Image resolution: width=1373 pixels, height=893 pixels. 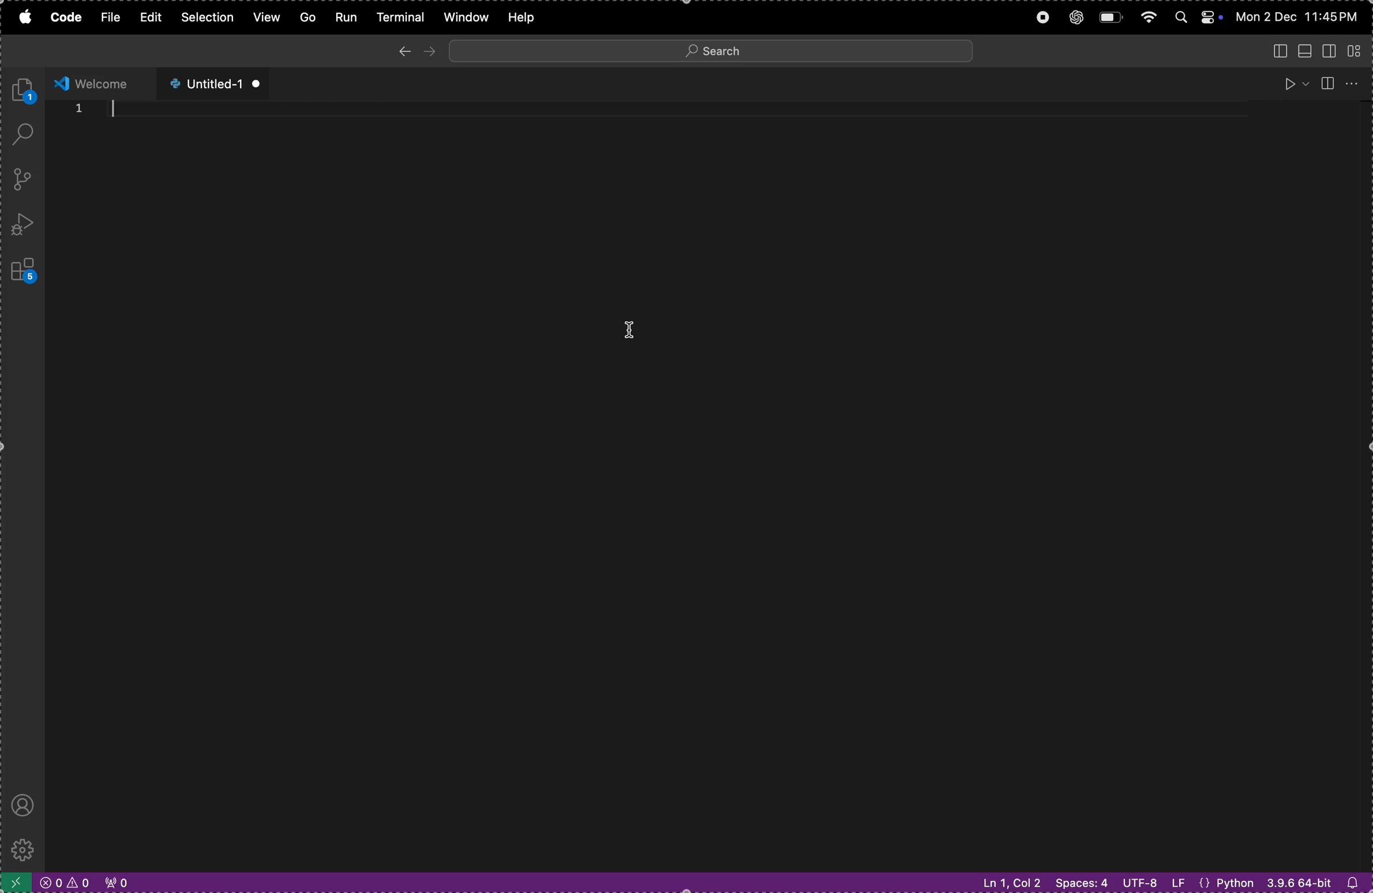 What do you see at coordinates (430, 50) in the screenshot?
I see `forward` at bounding box center [430, 50].